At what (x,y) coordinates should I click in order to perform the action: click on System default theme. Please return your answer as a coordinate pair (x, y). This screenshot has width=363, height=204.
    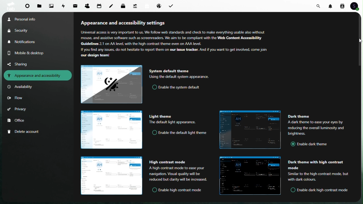
    Looking at the image, I should click on (171, 71).